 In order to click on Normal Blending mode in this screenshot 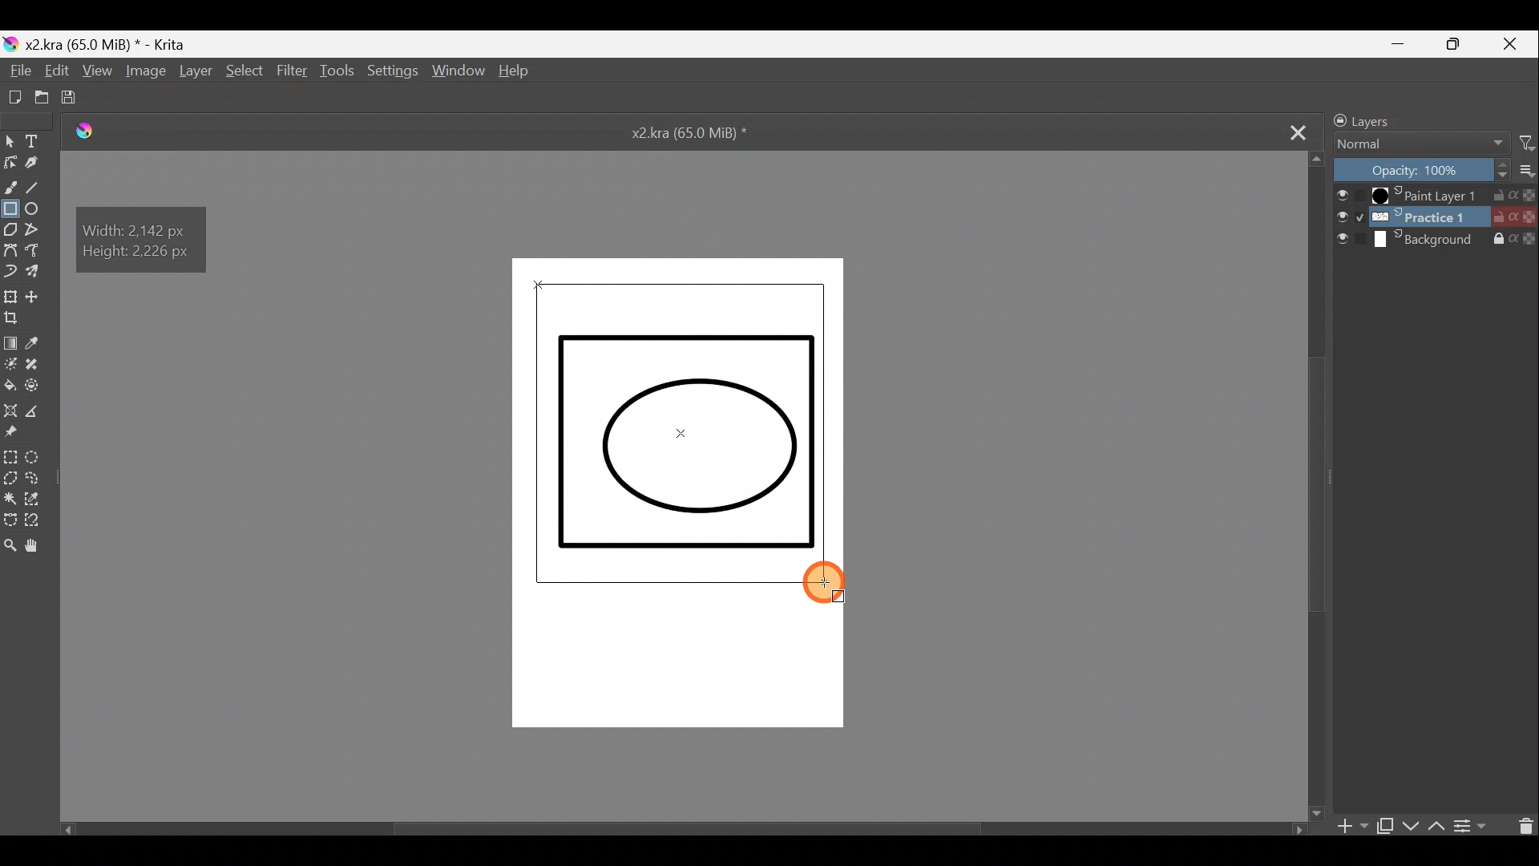, I will do `click(1417, 144)`.